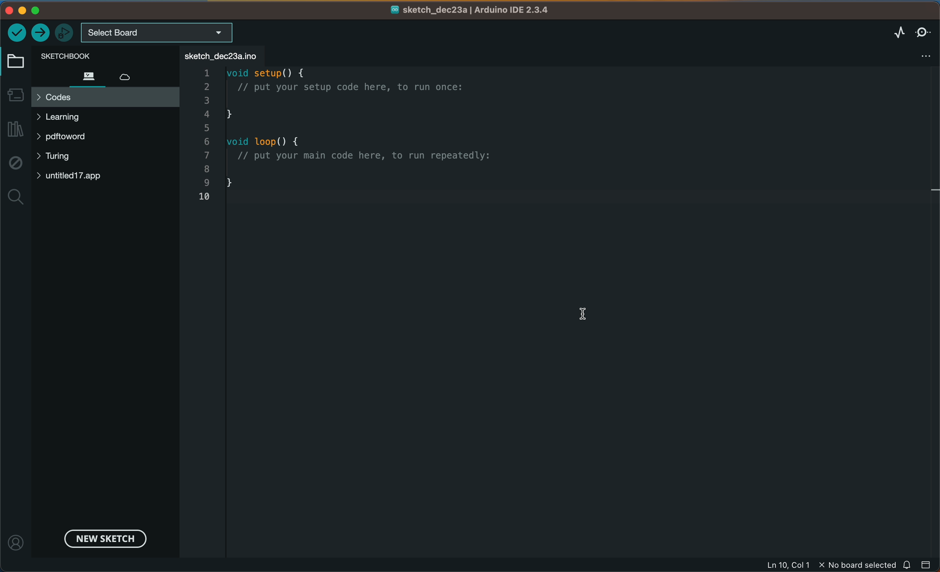  What do you see at coordinates (63, 33) in the screenshot?
I see `debugger` at bounding box center [63, 33].